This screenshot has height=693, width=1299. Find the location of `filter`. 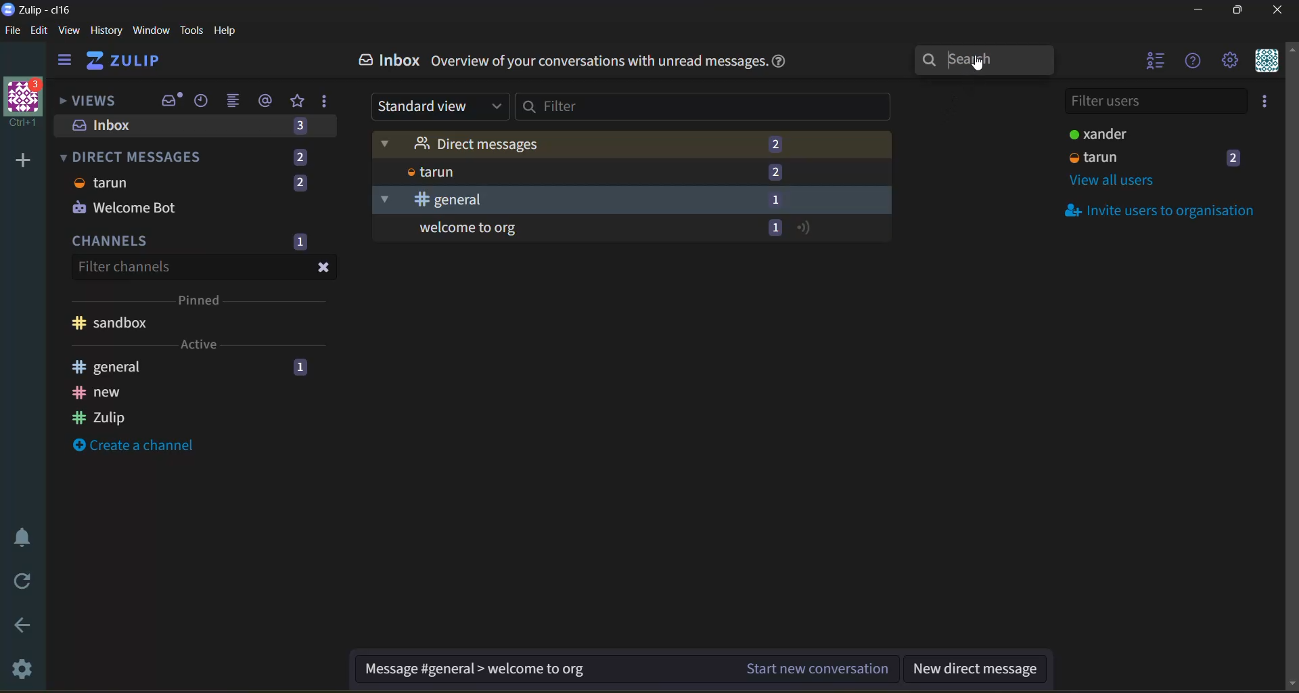

filter is located at coordinates (704, 106).